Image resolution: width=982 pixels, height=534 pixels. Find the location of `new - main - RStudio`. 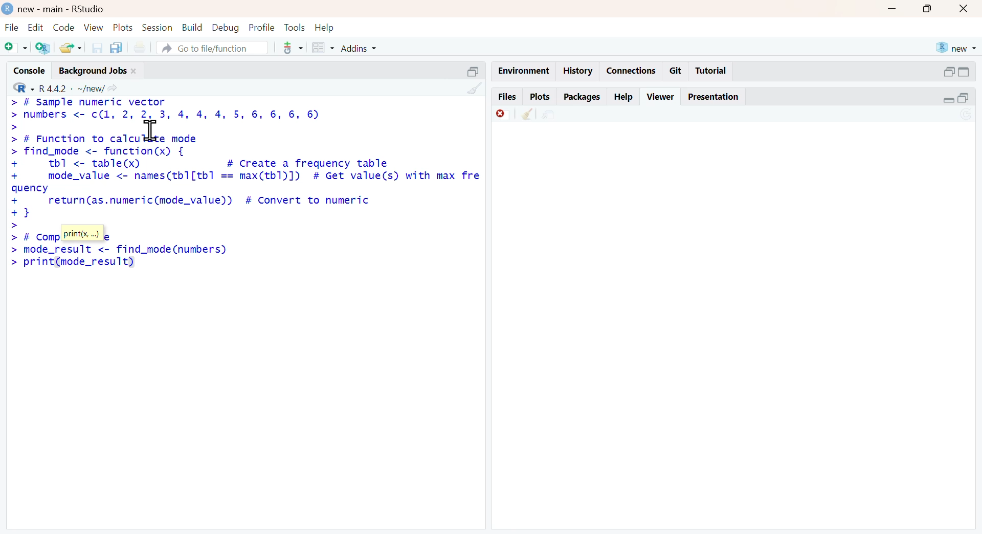

new - main - RStudio is located at coordinates (63, 9).